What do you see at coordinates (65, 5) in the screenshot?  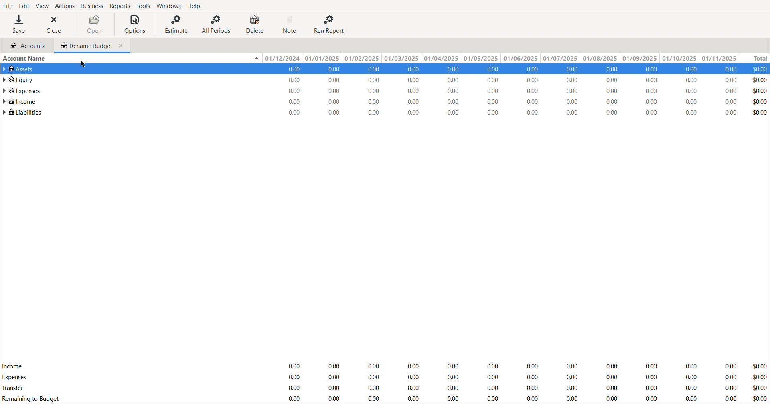 I see `Actions` at bounding box center [65, 5].